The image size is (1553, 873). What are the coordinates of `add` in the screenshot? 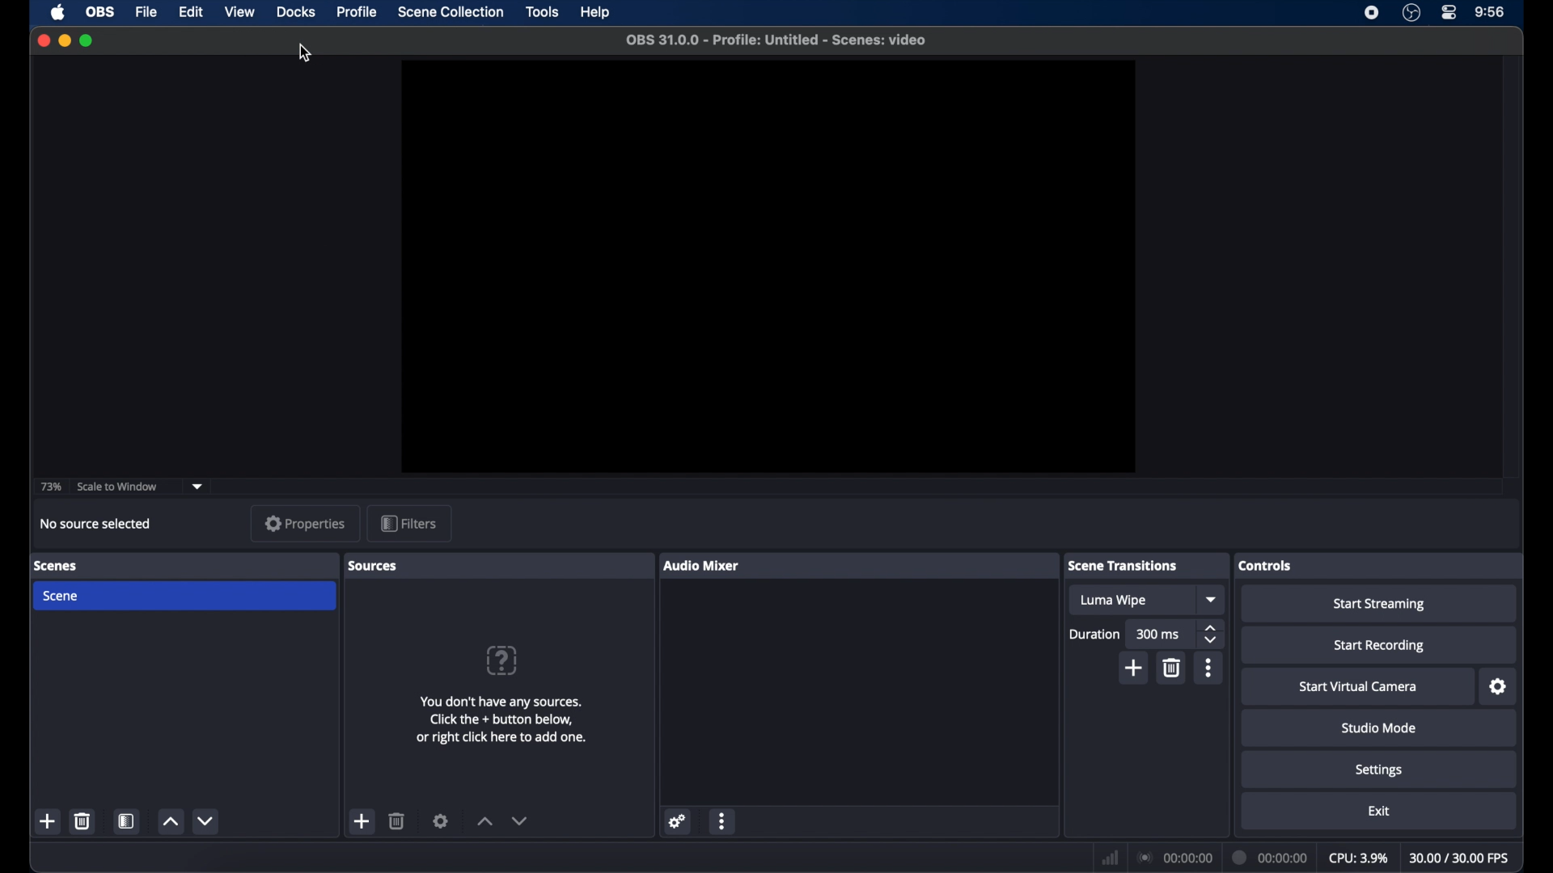 It's located at (49, 822).